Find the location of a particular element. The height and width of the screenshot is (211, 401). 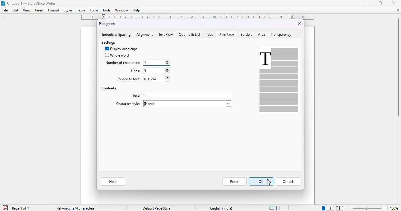

multi-page view is located at coordinates (331, 208).